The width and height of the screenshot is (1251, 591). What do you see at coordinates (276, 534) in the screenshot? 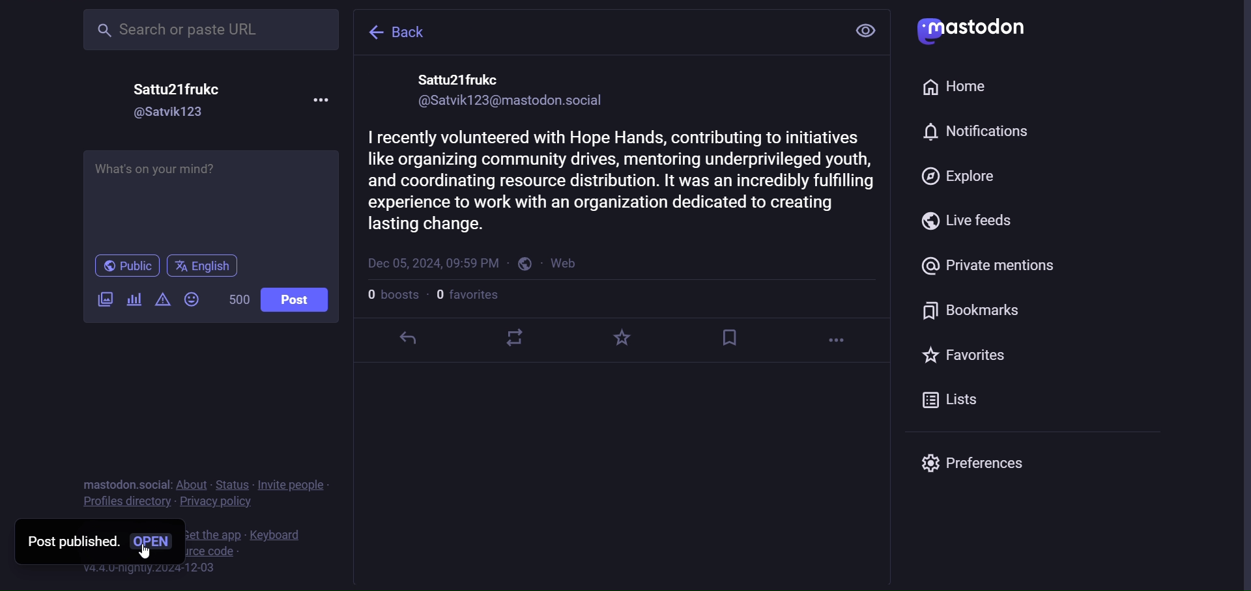
I see `keyboard` at bounding box center [276, 534].